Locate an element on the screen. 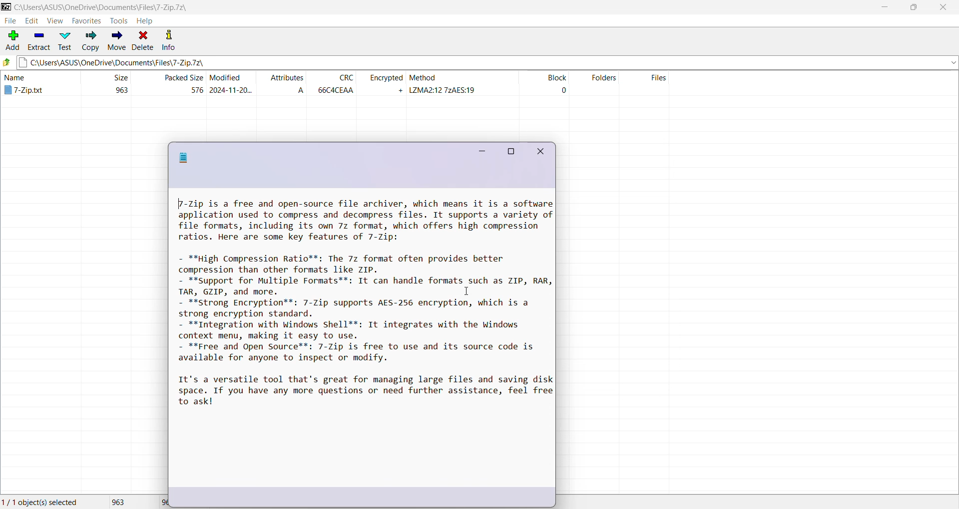 The image size is (959, 509). Copy is located at coordinates (90, 40).